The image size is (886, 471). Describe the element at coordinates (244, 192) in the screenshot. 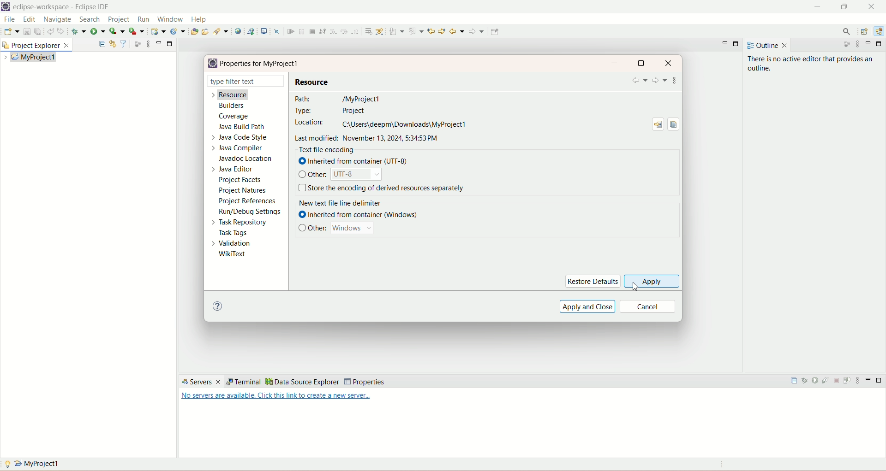

I see `project natures` at that location.